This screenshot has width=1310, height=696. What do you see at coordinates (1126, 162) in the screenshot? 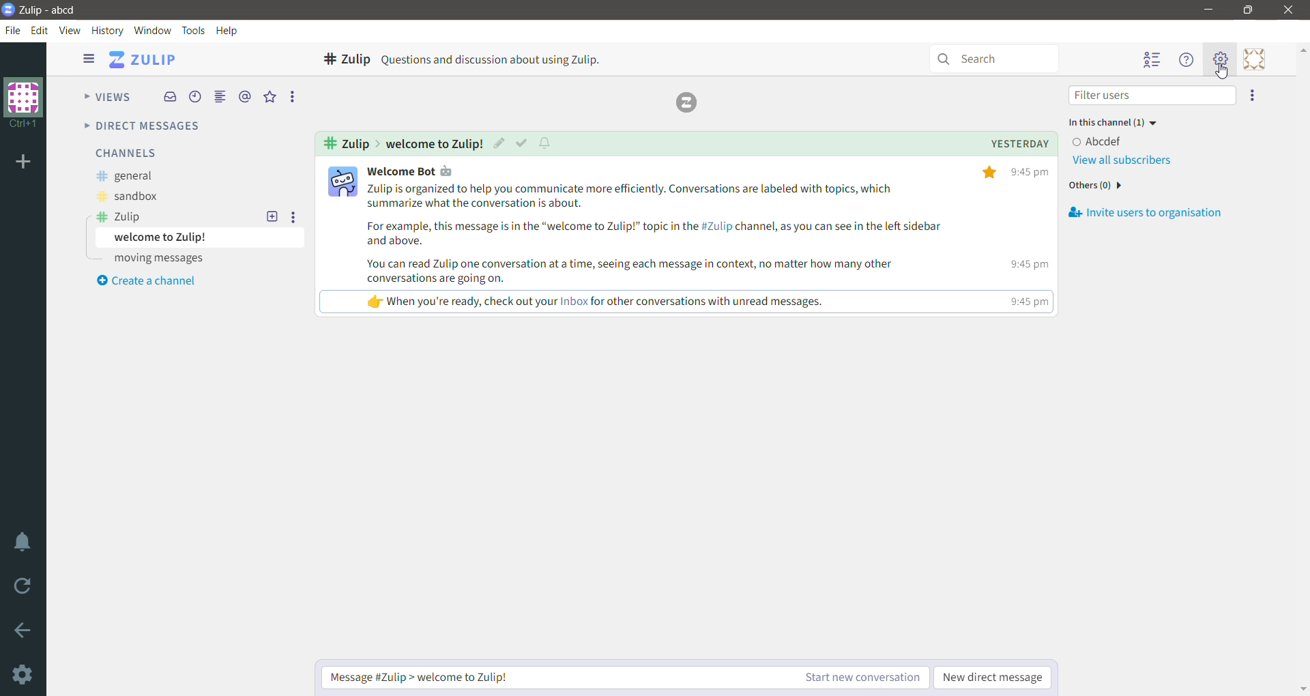
I see `View all subscribers` at bounding box center [1126, 162].